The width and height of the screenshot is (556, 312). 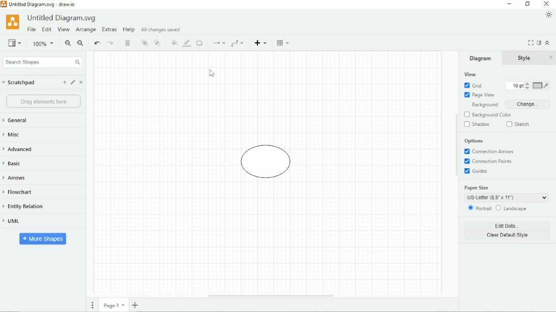 I want to click on Landscape, so click(x=511, y=208).